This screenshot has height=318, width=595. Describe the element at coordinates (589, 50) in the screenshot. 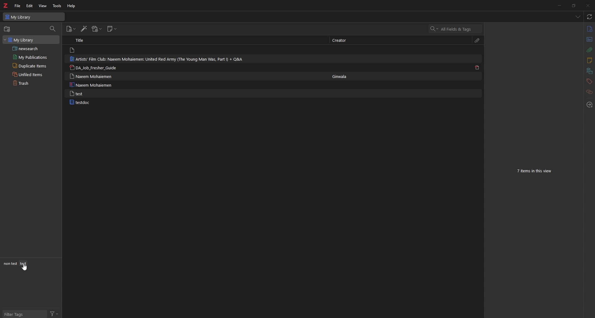

I see `attachment` at that location.